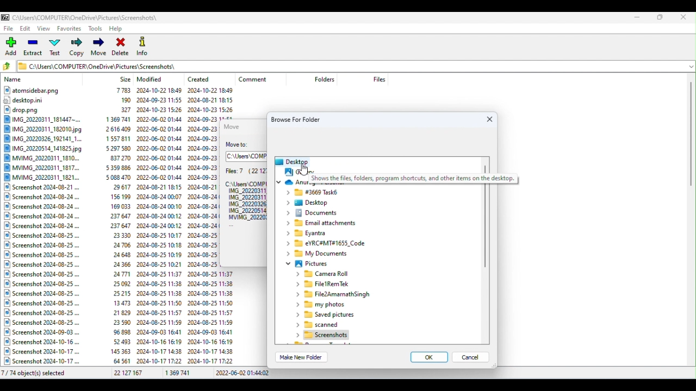  What do you see at coordinates (202, 77) in the screenshot?
I see `Created` at bounding box center [202, 77].